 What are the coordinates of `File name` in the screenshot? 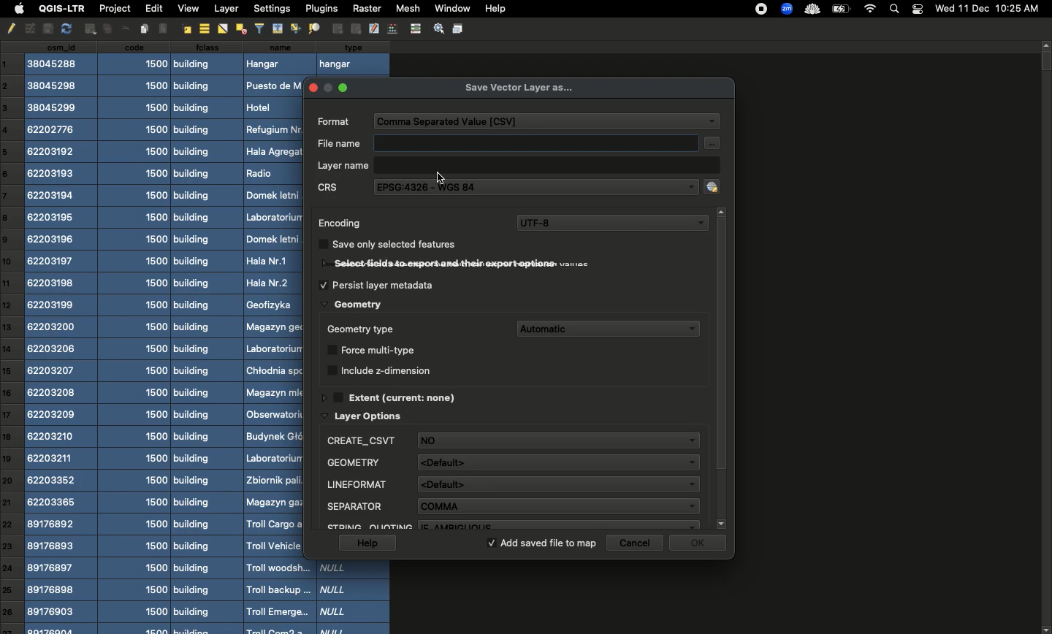 It's located at (525, 142).